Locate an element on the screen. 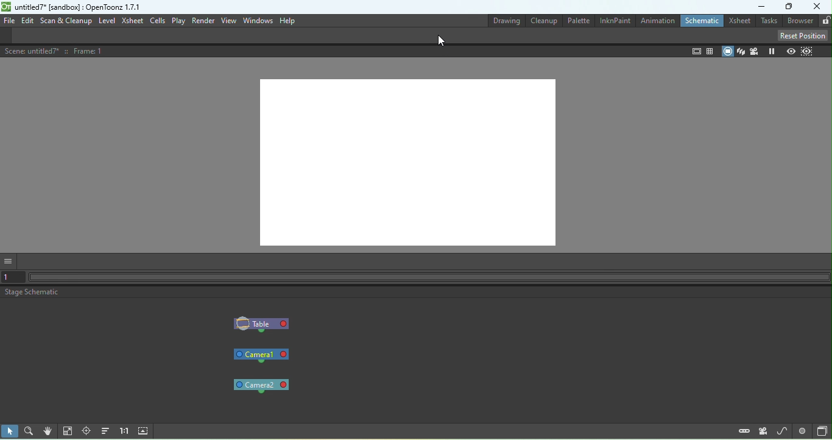  Zoom mode is located at coordinates (31, 430).